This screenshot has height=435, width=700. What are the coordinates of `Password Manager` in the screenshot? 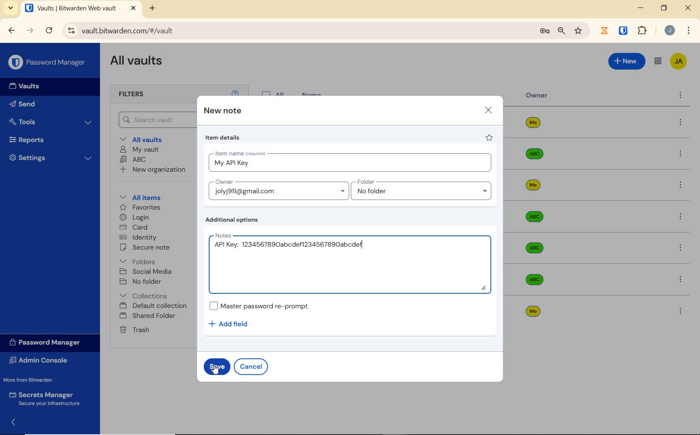 It's located at (48, 62).